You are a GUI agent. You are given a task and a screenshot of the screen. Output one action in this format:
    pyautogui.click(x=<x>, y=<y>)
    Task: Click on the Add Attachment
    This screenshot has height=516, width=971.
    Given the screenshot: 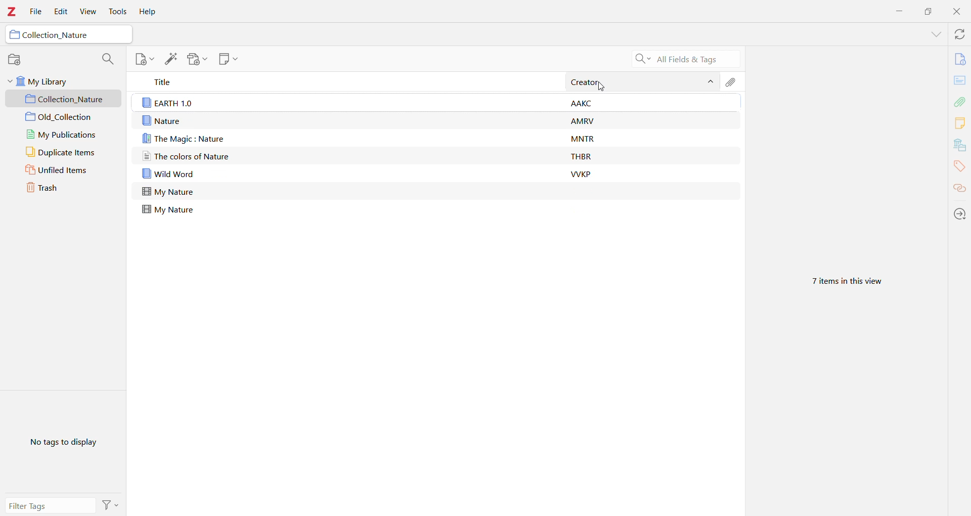 What is the action you would take?
    pyautogui.click(x=197, y=60)
    